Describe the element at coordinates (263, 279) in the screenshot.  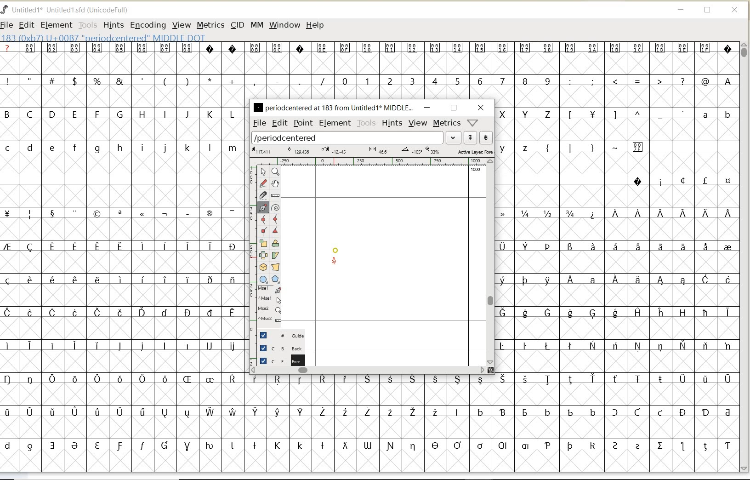
I see `rectangle or ellipse` at that location.